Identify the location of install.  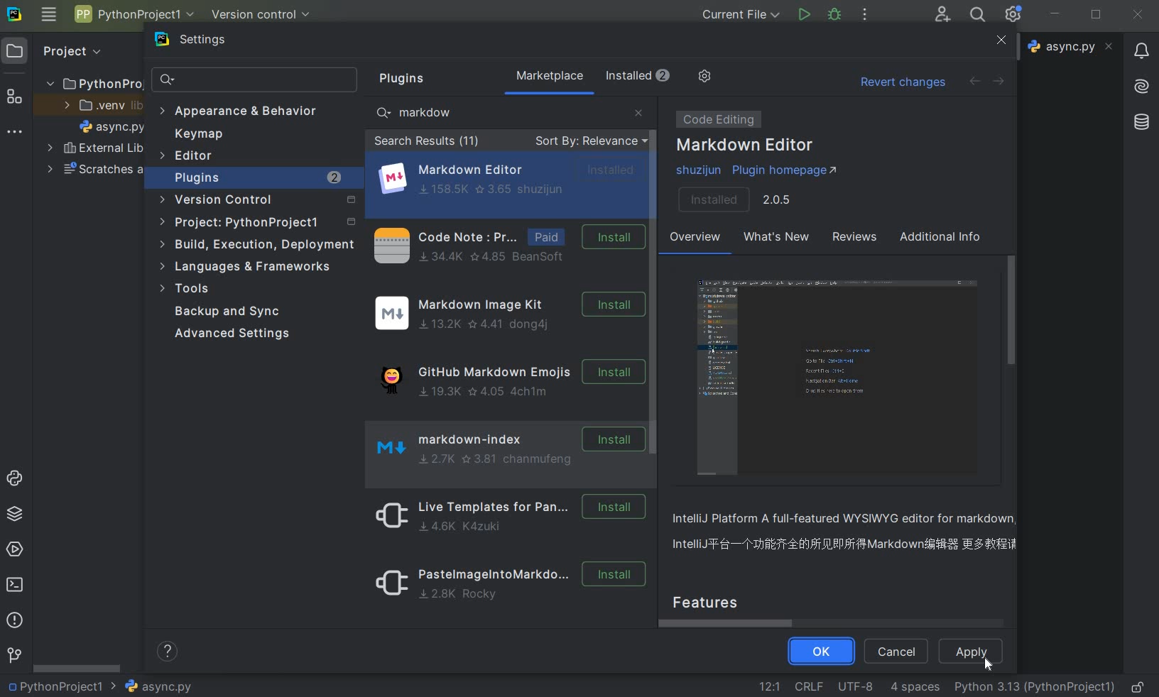
(736, 200).